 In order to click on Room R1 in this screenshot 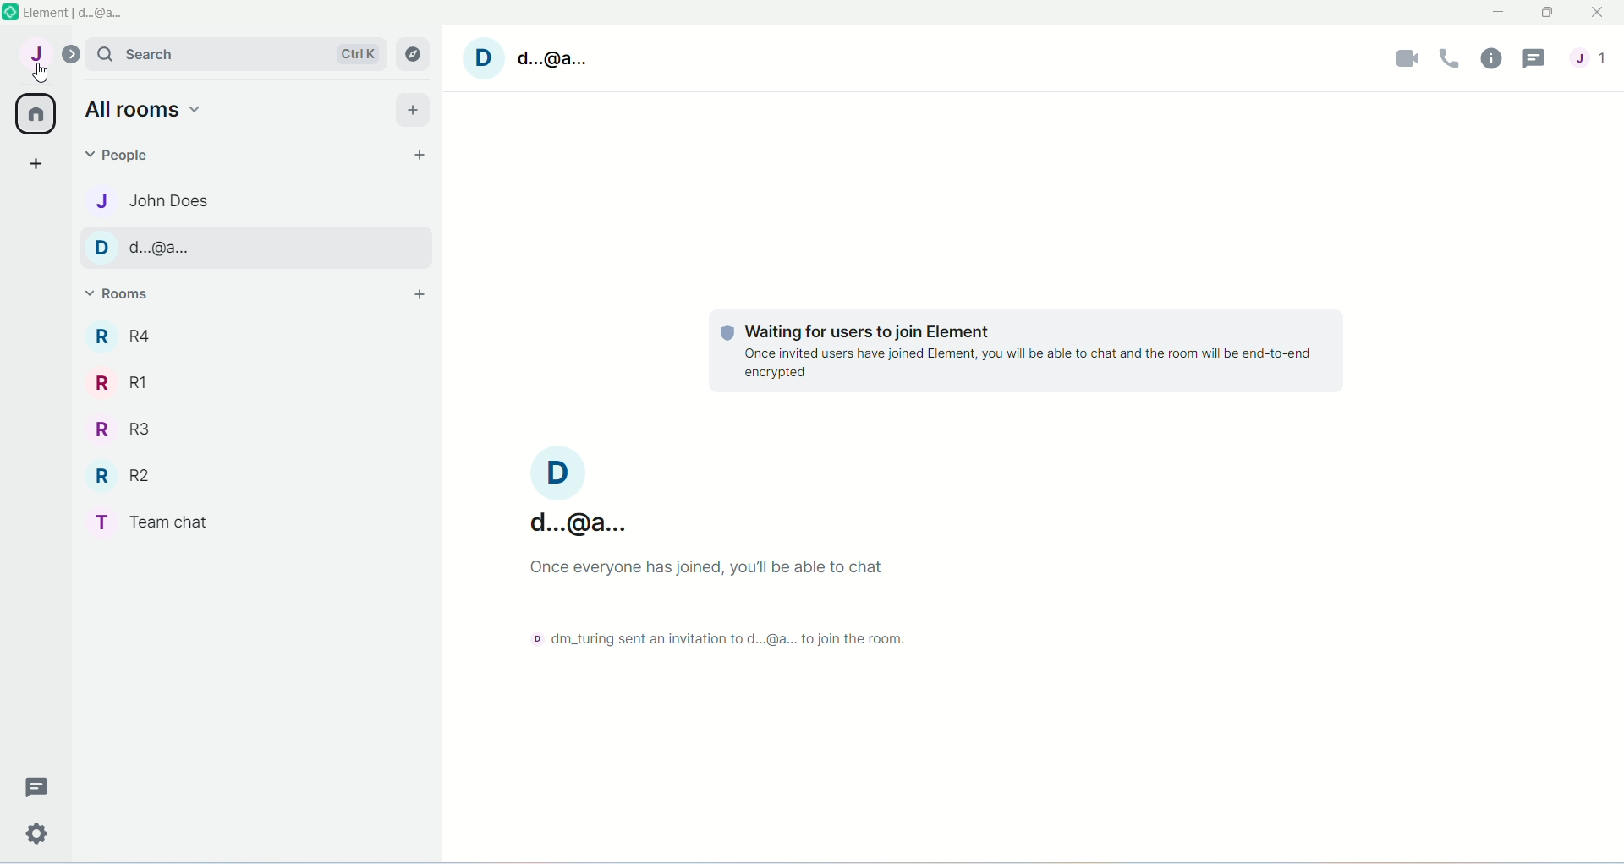, I will do `click(120, 386)`.